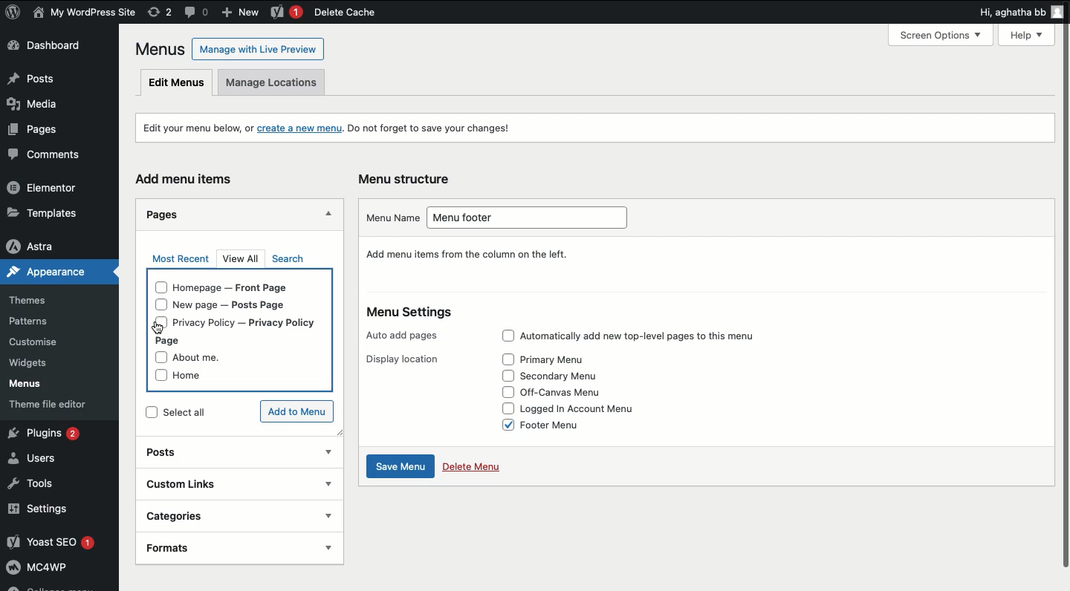  Describe the element at coordinates (473, 468) in the screenshot. I see `Delete menu` at that location.